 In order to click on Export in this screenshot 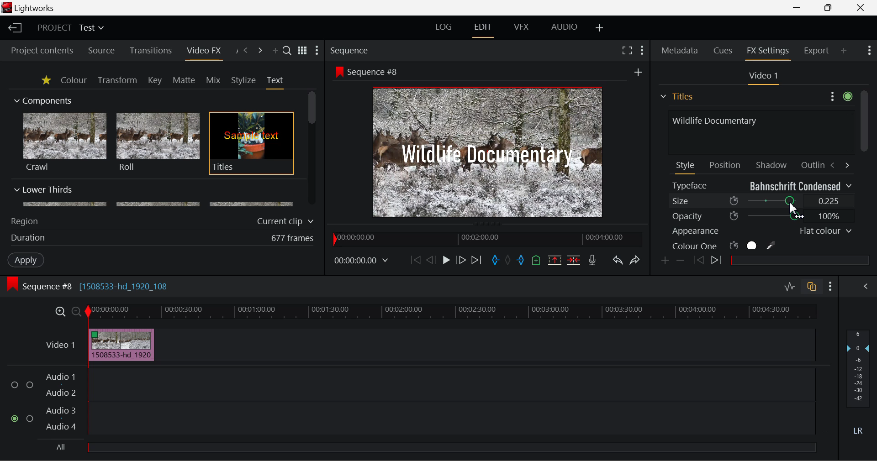, I will do `click(817, 51)`.